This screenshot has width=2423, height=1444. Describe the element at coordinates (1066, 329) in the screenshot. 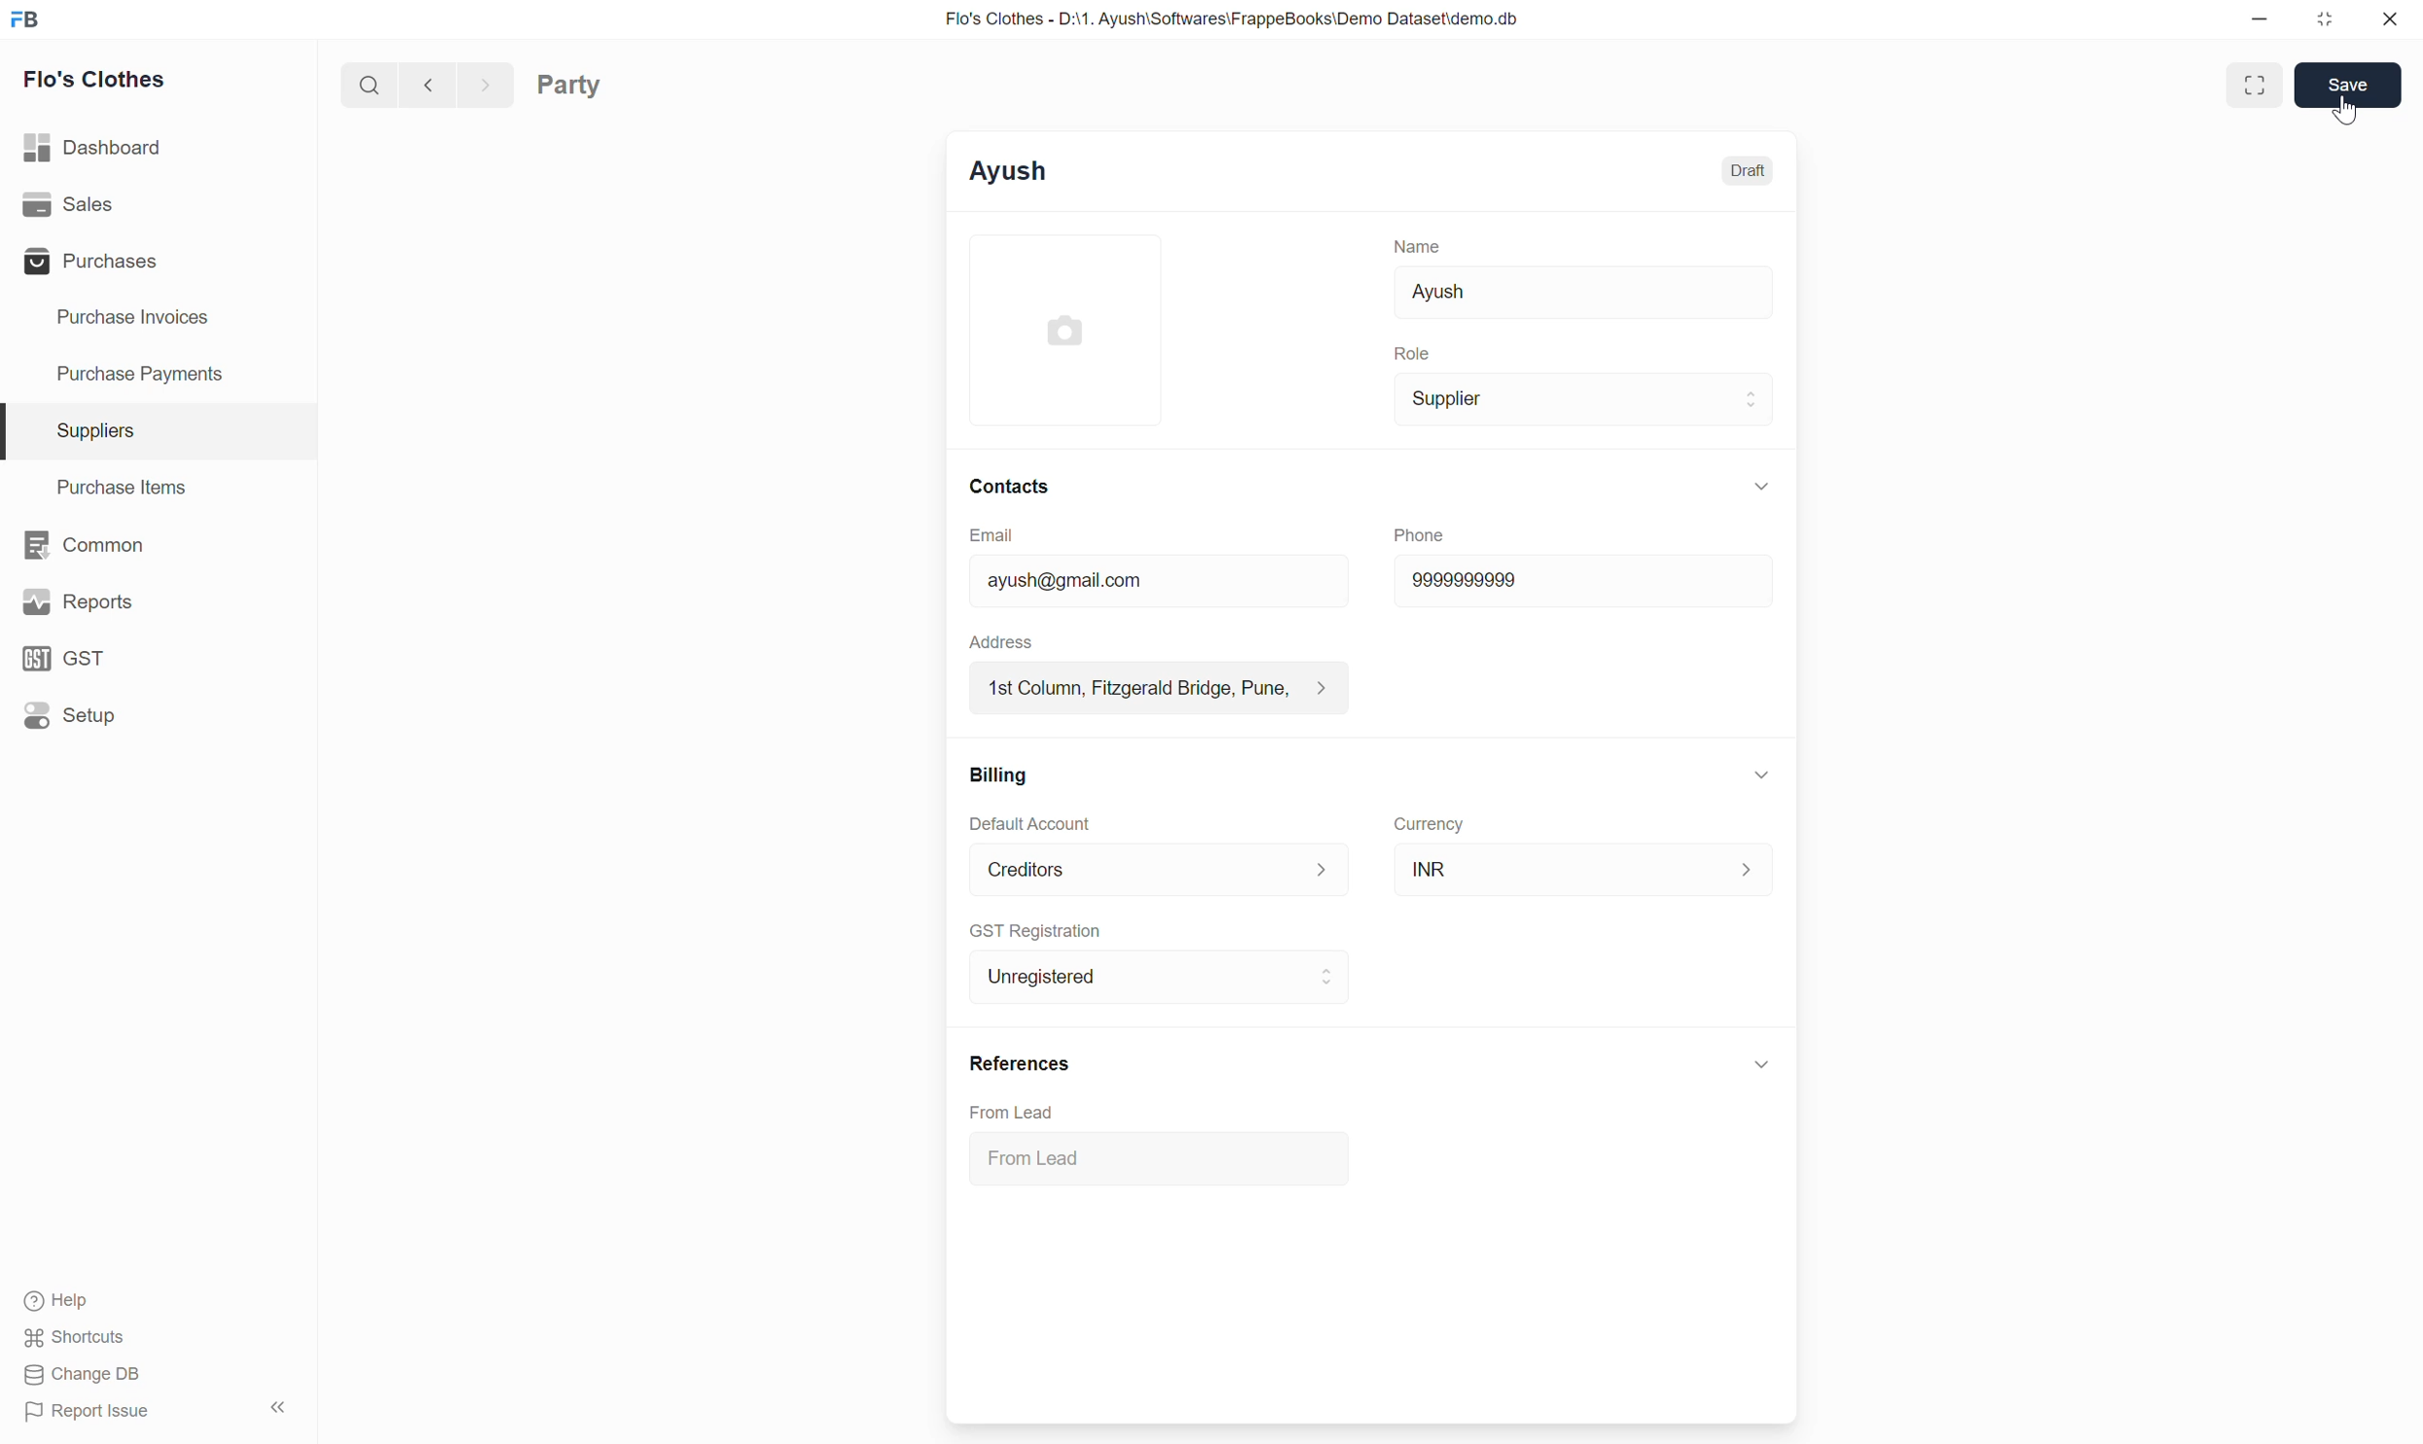

I see `Click to add image` at that location.